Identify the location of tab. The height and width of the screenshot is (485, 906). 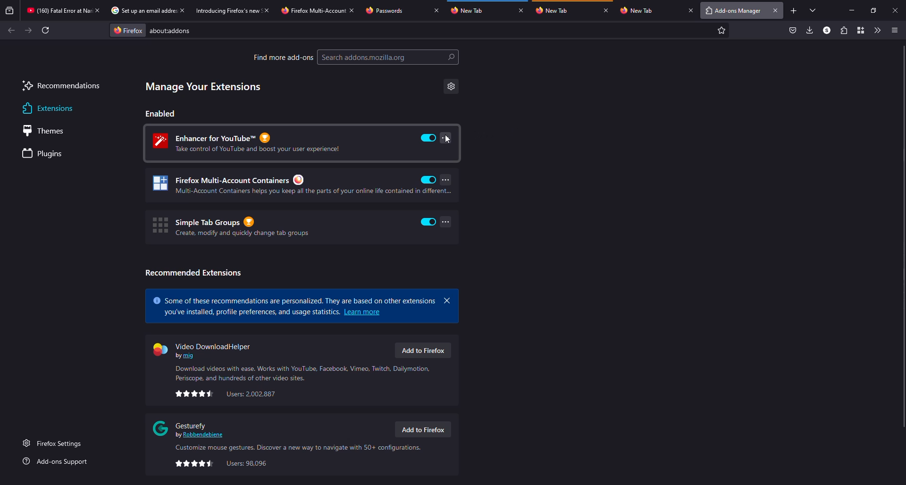
(142, 10).